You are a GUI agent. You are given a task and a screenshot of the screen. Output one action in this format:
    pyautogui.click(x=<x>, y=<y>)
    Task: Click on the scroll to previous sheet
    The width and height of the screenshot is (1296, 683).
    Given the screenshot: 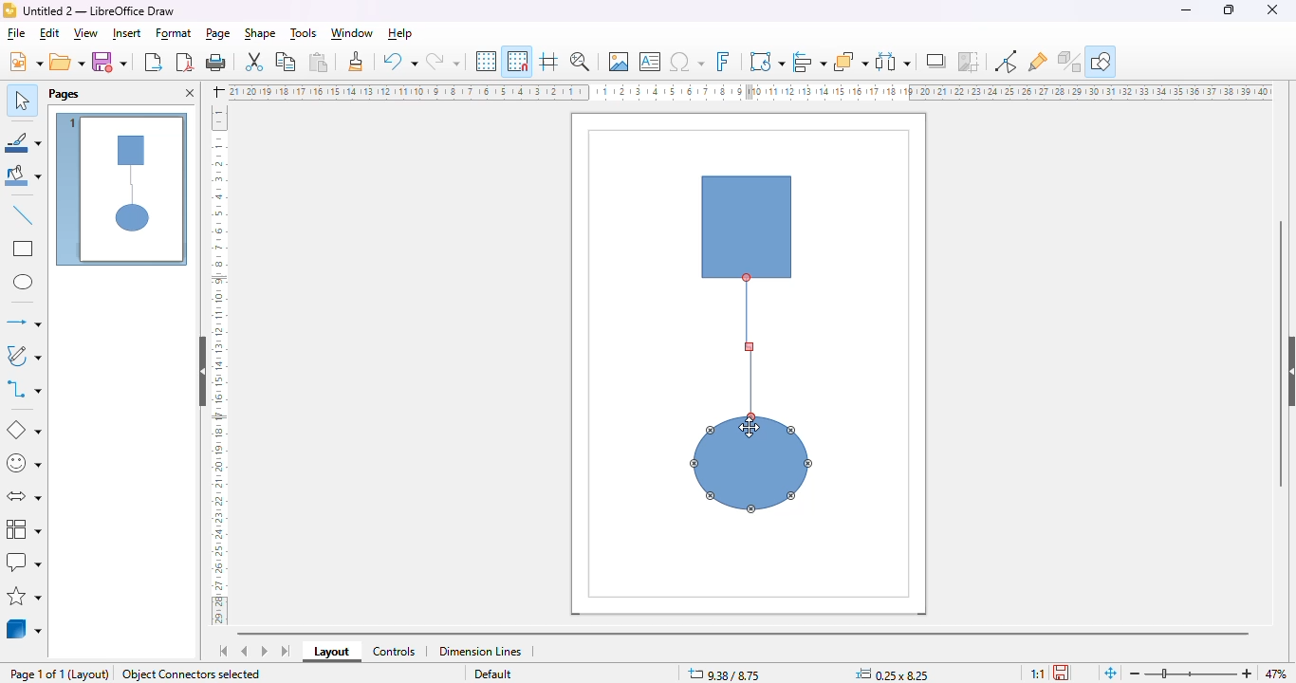 What is the action you would take?
    pyautogui.click(x=245, y=651)
    